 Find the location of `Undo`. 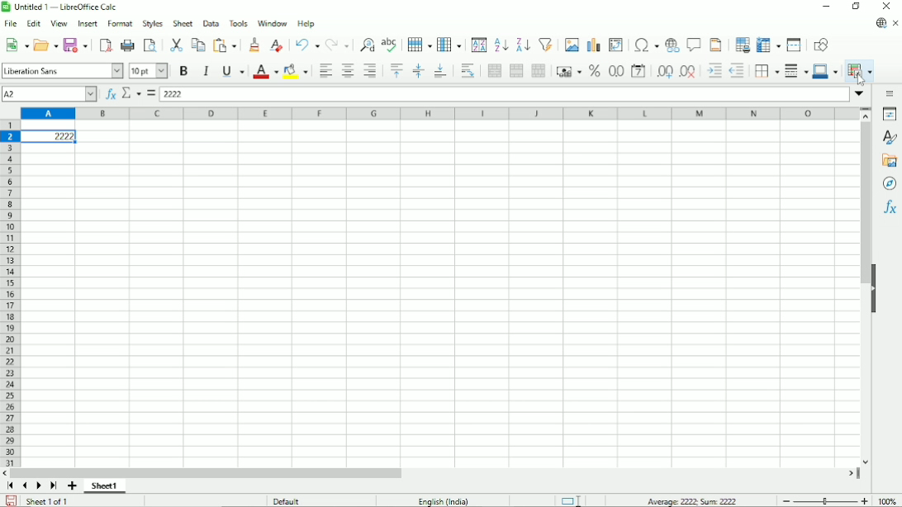

Undo is located at coordinates (306, 44).